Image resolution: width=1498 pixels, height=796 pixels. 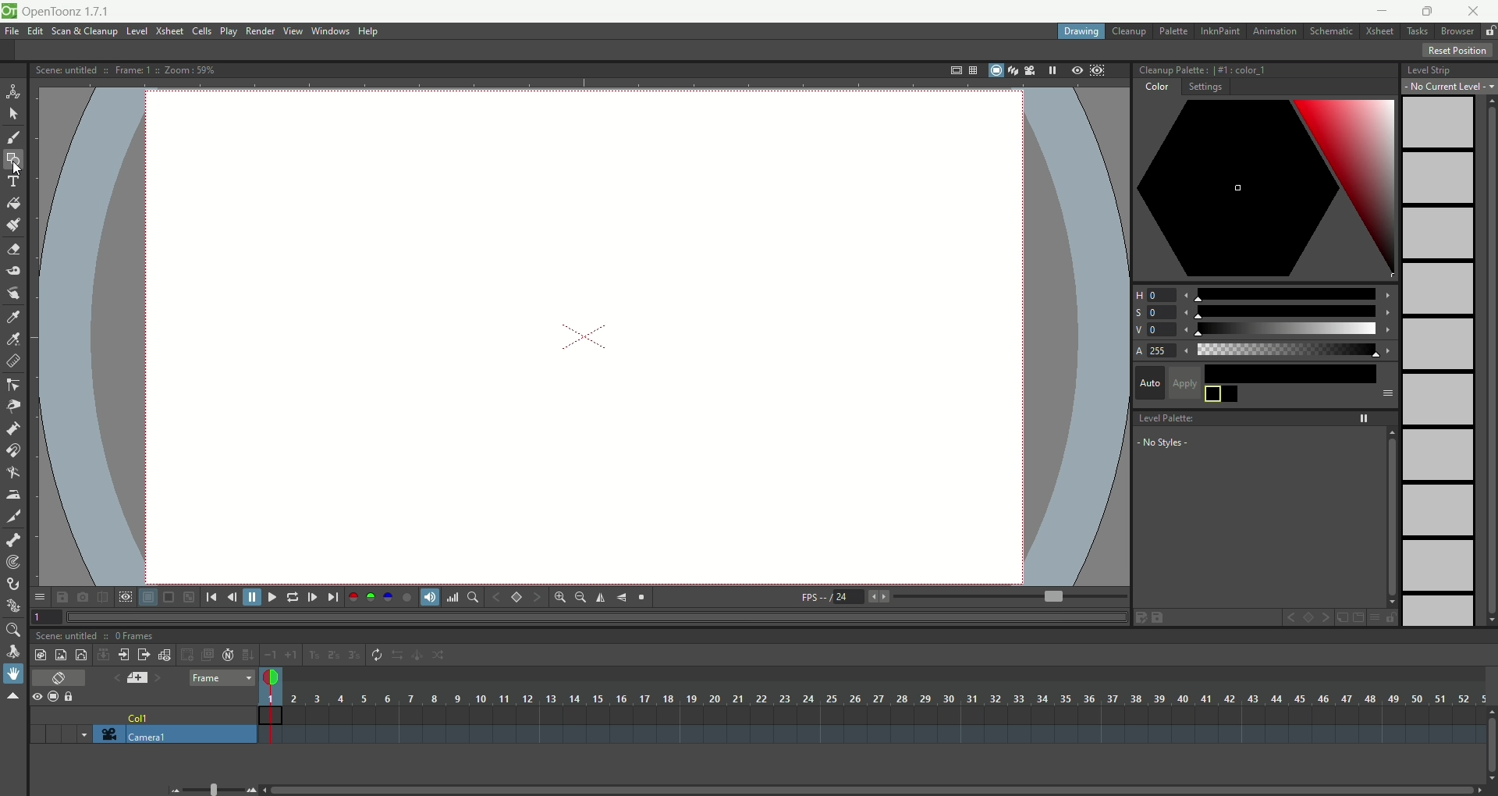 I want to click on finger tool, so click(x=13, y=292).